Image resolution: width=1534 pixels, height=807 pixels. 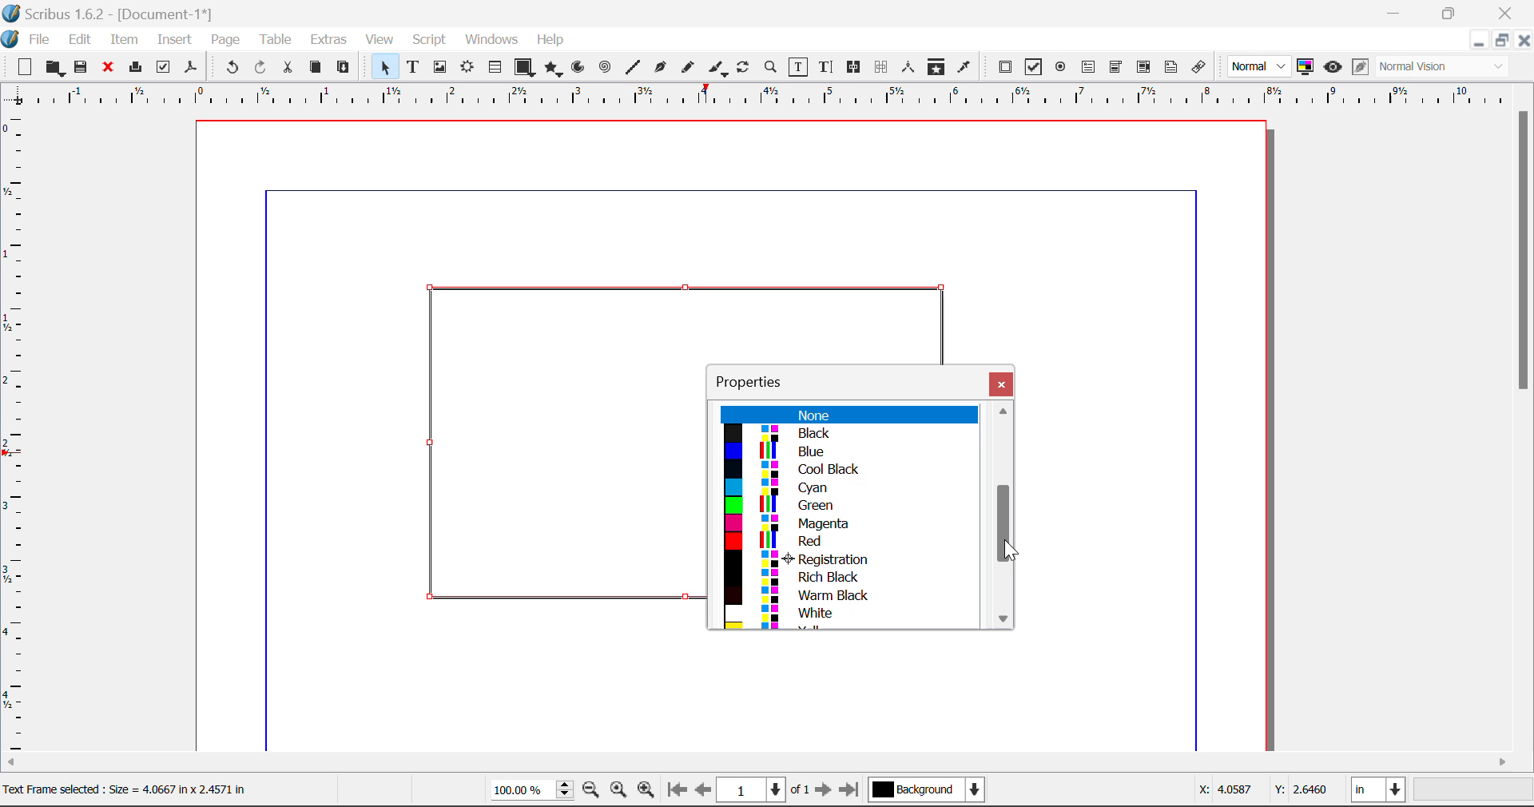 What do you see at coordinates (646, 792) in the screenshot?
I see `Zoom In` at bounding box center [646, 792].